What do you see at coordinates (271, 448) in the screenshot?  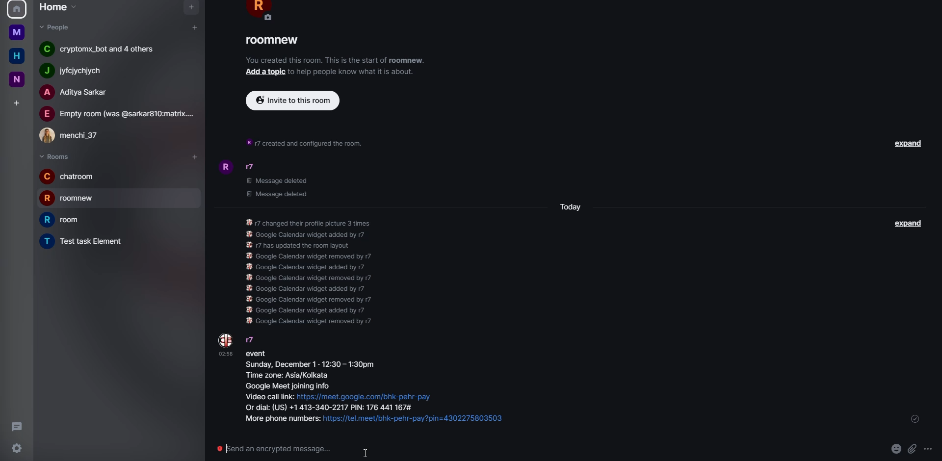 I see `© [send an encrypted message...` at bounding box center [271, 448].